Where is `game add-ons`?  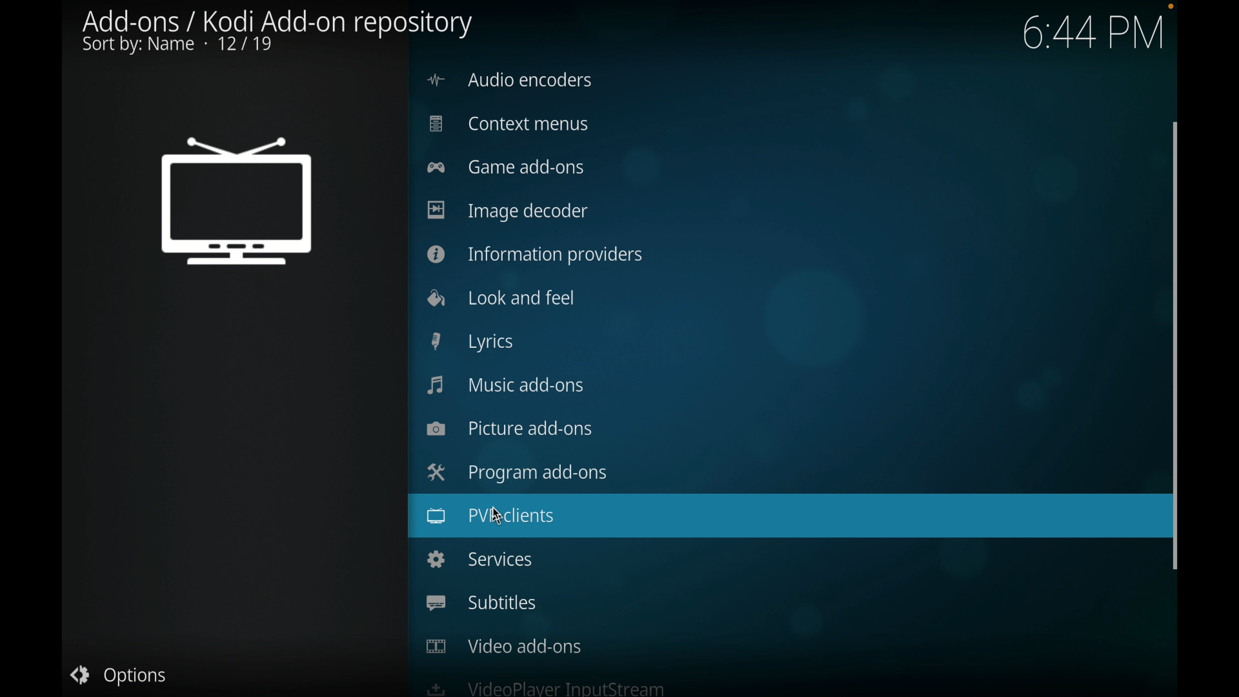 game add-ons is located at coordinates (505, 167).